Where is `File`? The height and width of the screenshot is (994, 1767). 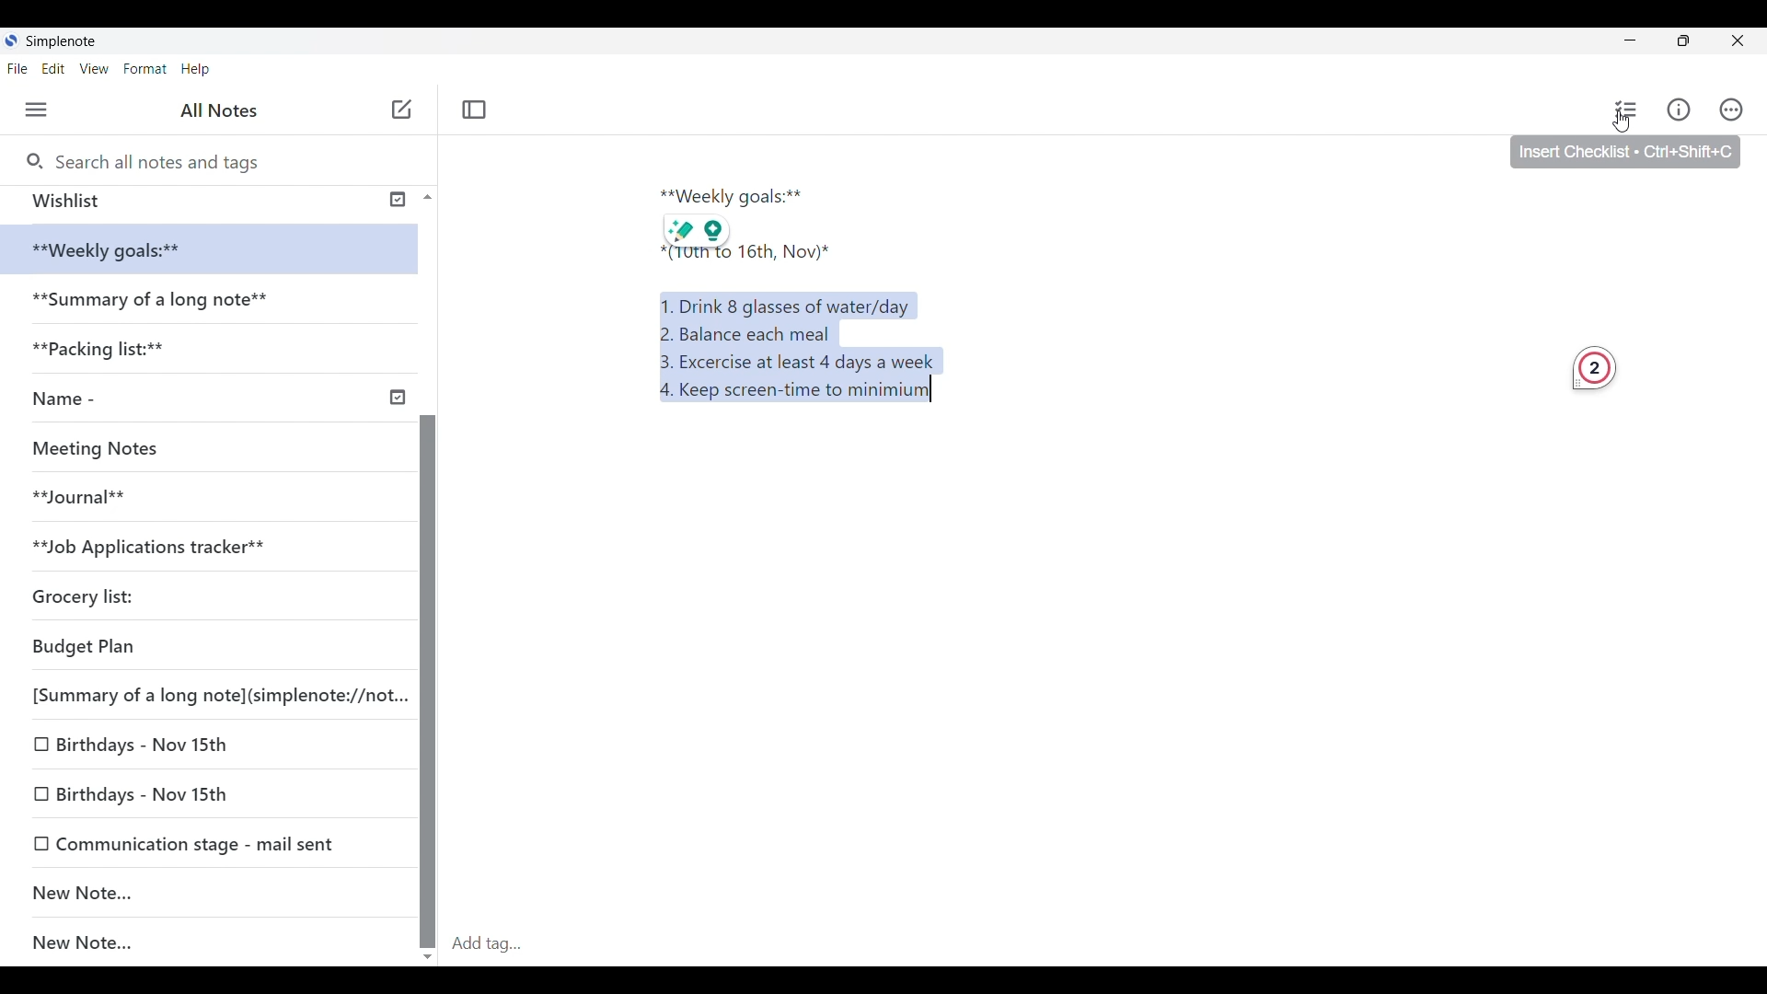
File is located at coordinates (21, 68).